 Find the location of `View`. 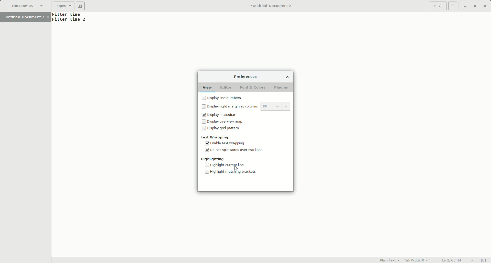

View is located at coordinates (207, 86).